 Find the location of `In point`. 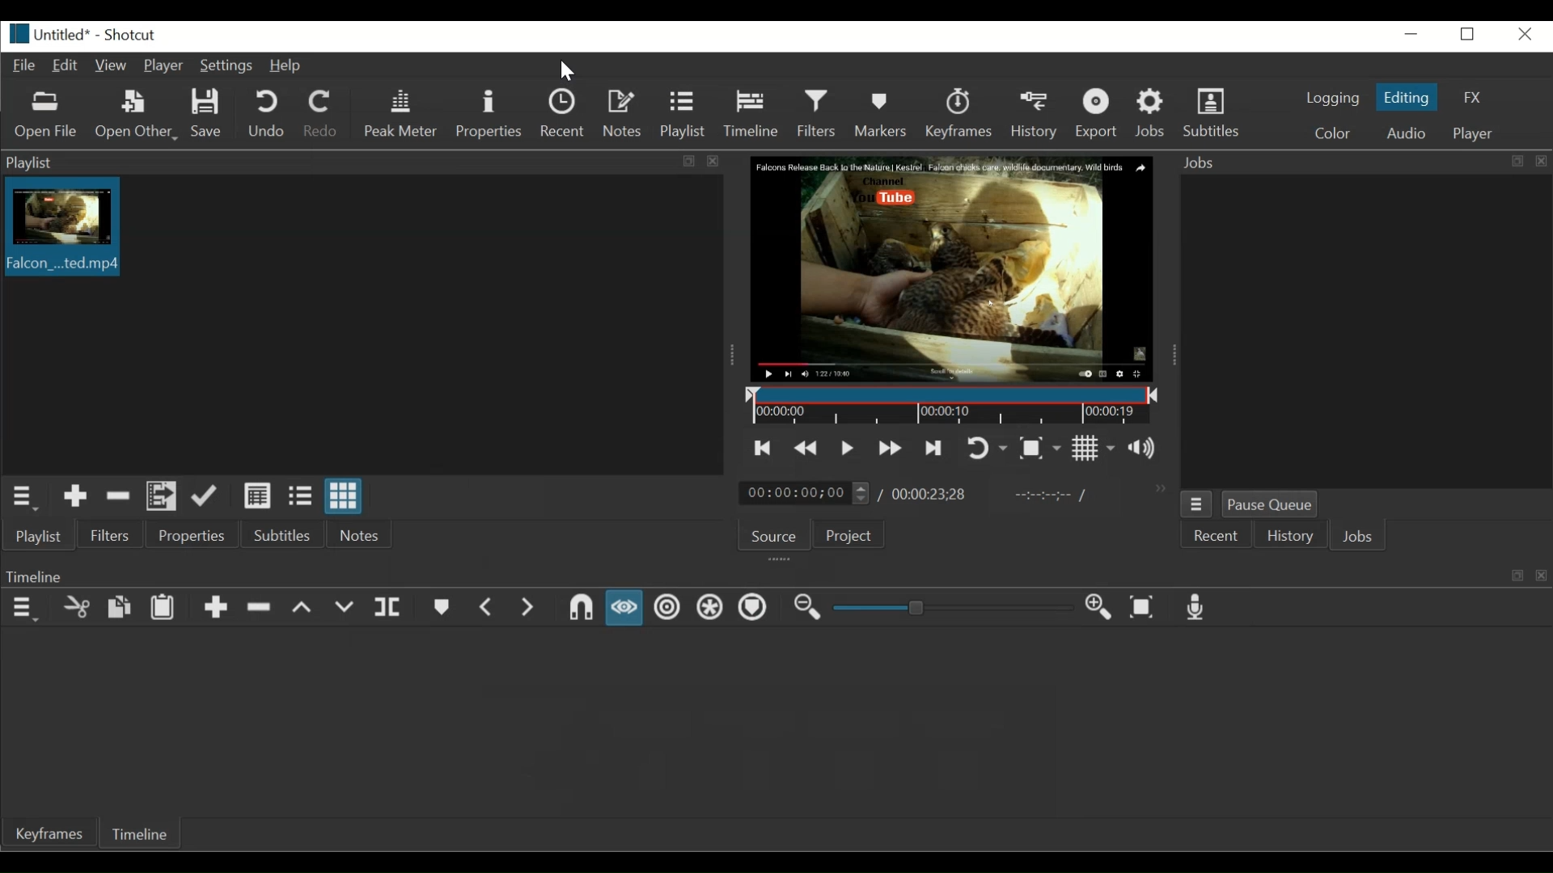

In point is located at coordinates (1051, 496).